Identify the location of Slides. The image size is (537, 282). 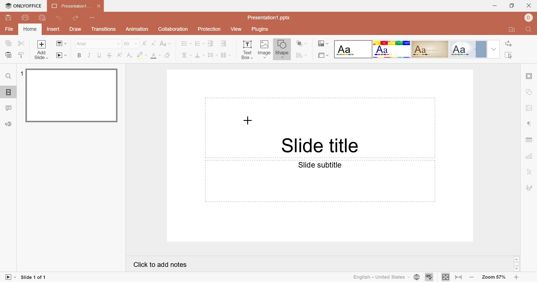
(8, 91).